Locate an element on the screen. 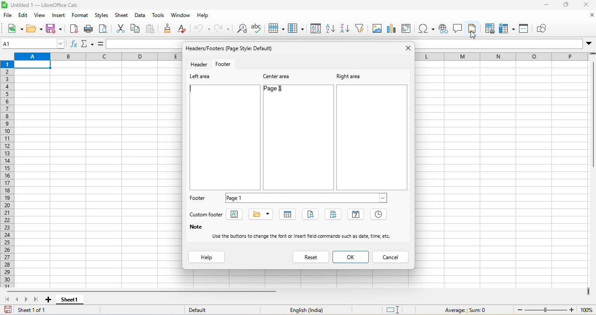  styles is located at coordinates (102, 17).